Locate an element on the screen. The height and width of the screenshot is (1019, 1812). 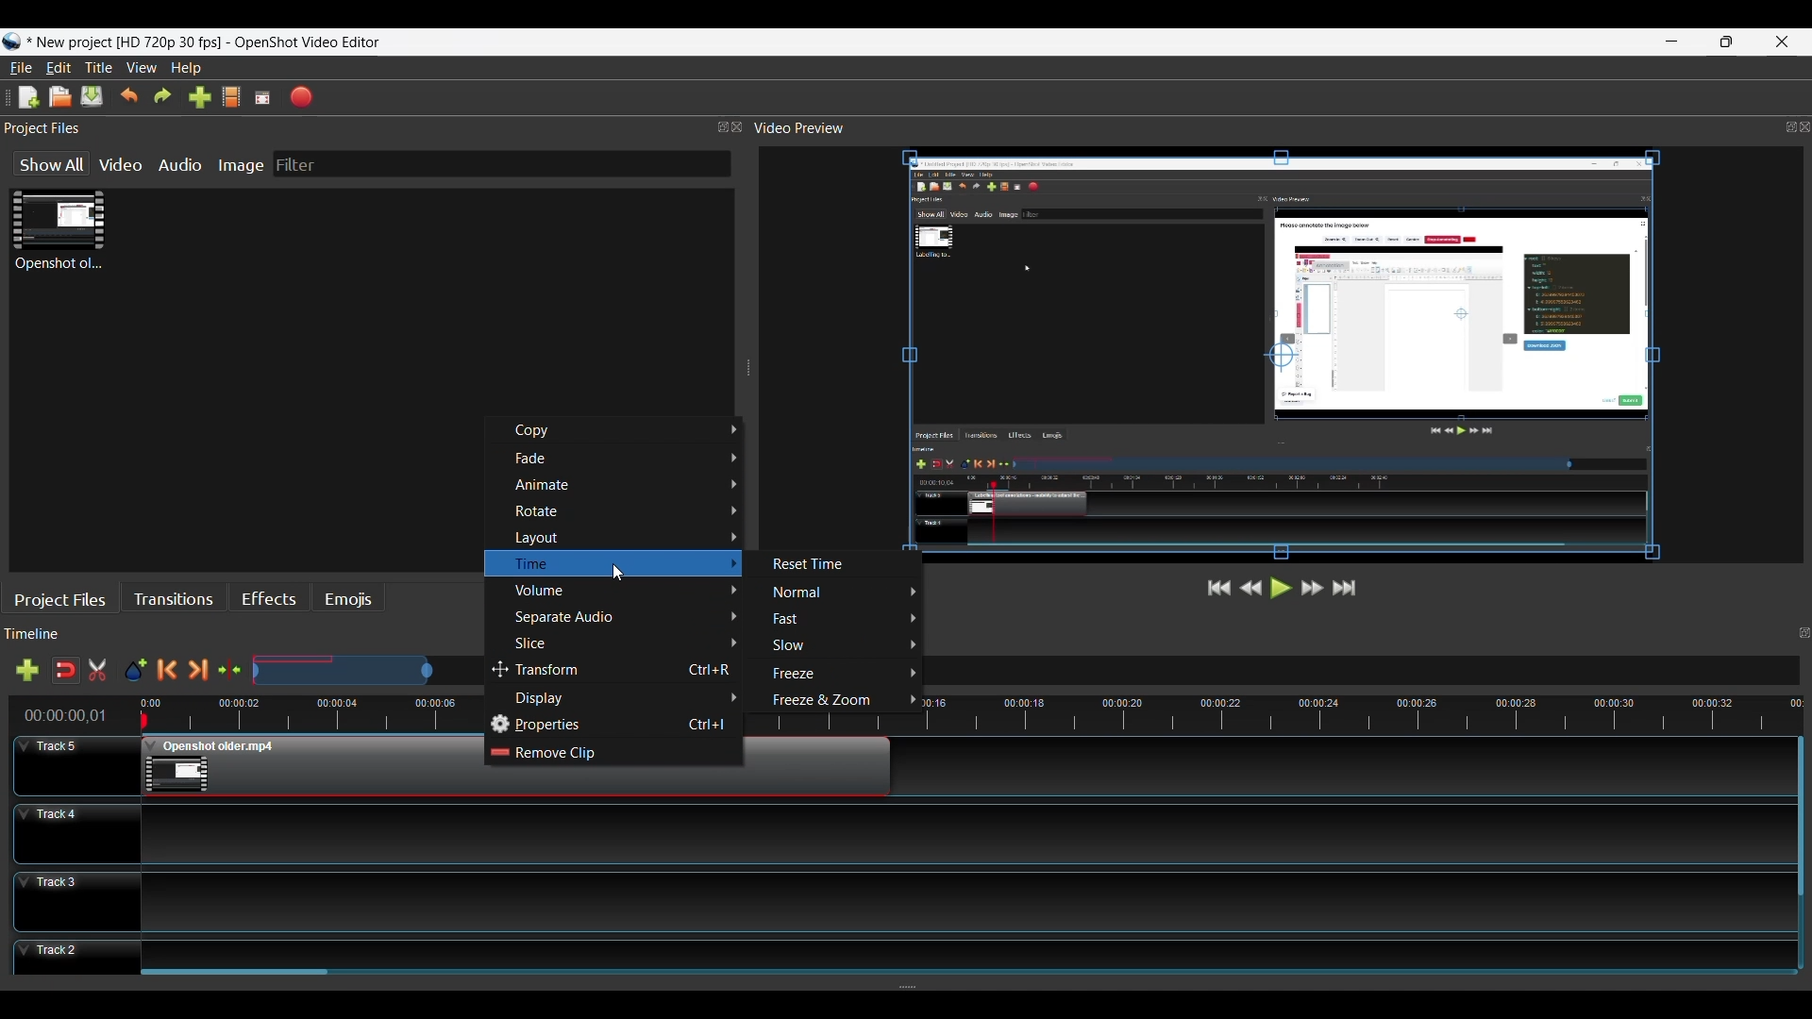
Emojis is located at coordinates (349, 601).